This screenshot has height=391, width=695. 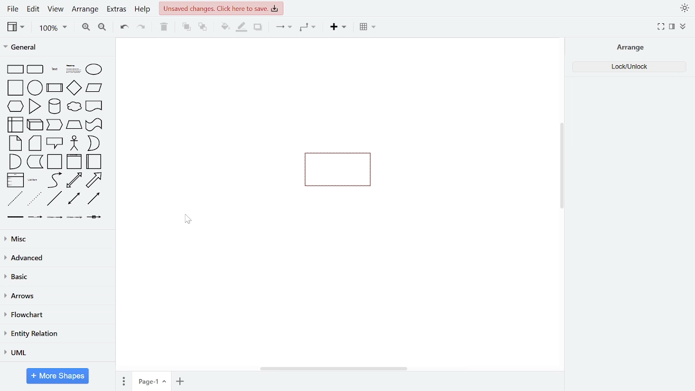 What do you see at coordinates (627, 66) in the screenshot?
I see `Lock/Unlock` at bounding box center [627, 66].